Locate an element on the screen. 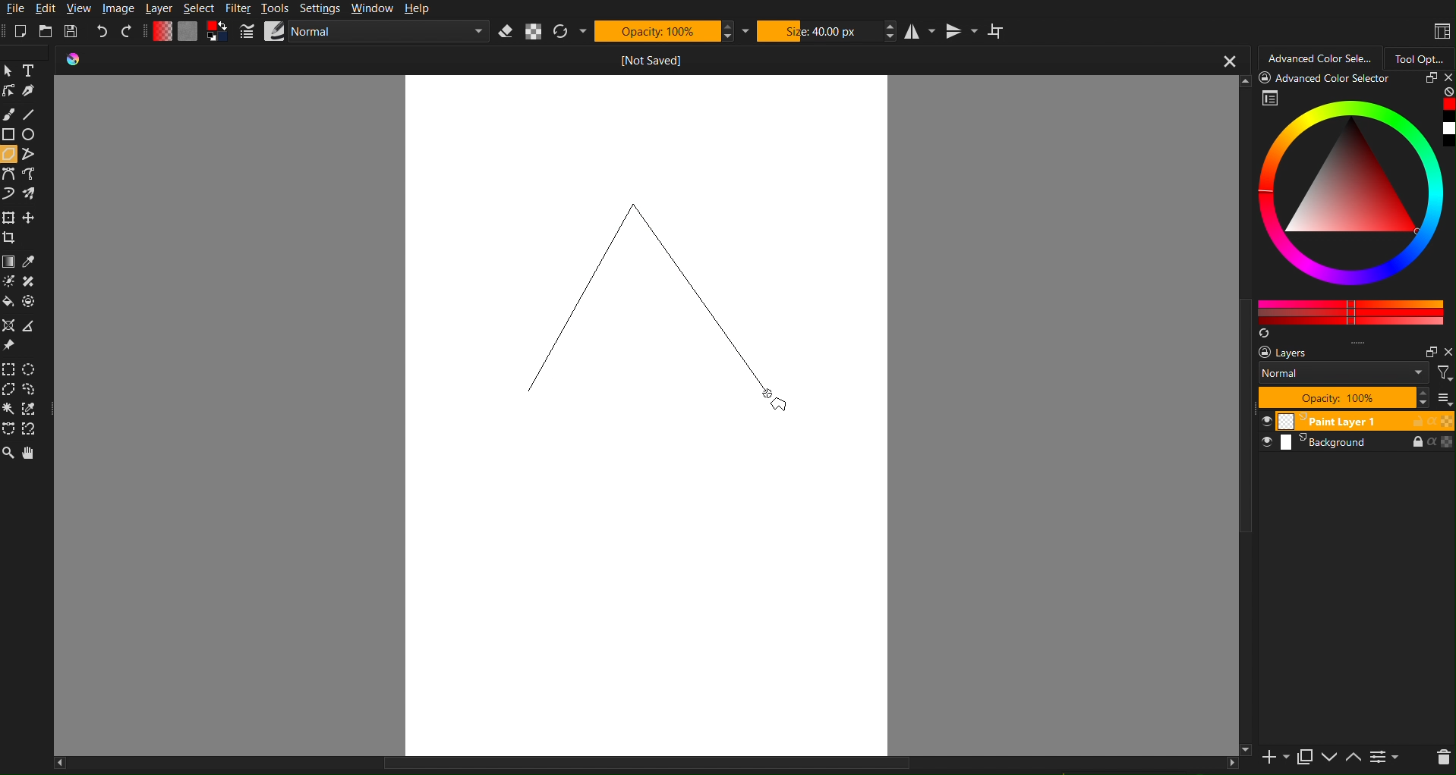  more is located at coordinates (1442, 398).